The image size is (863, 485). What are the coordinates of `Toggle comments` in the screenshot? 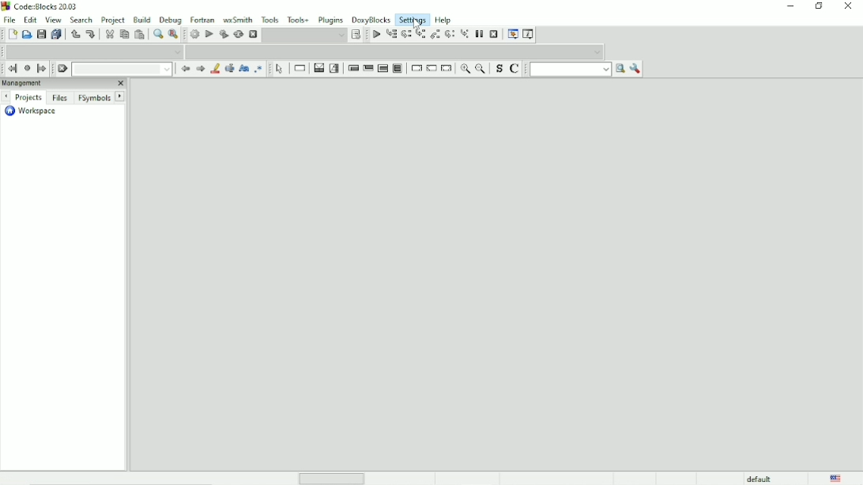 It's located at (518, 70).